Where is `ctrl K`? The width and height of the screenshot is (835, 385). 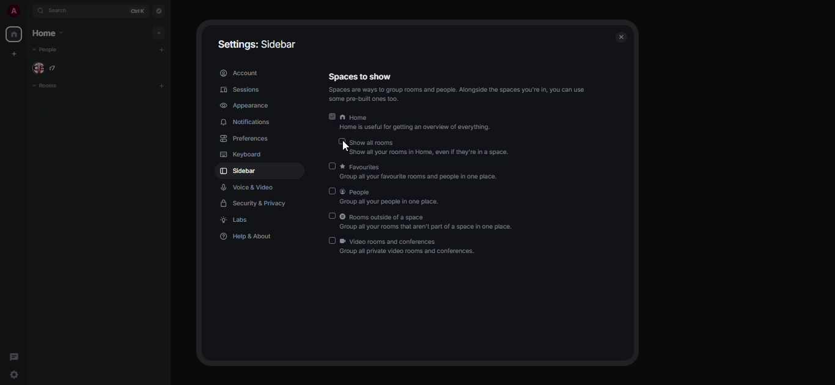
ctrl K is located at coordinates (135, 10).